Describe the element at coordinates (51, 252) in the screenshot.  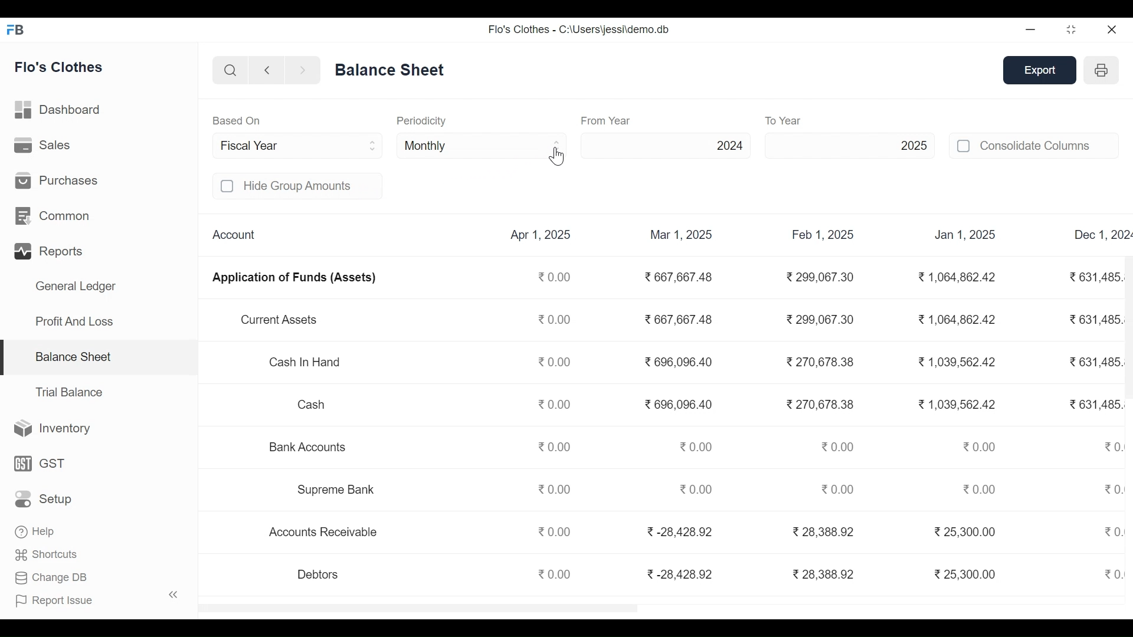
I see `reports` at that location.